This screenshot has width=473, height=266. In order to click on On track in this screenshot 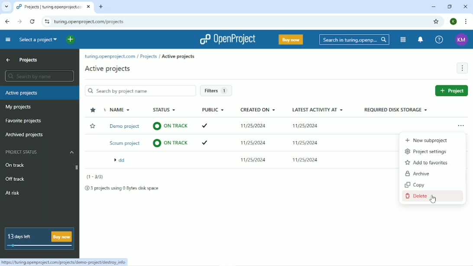, I will do `click(41, 166)`.